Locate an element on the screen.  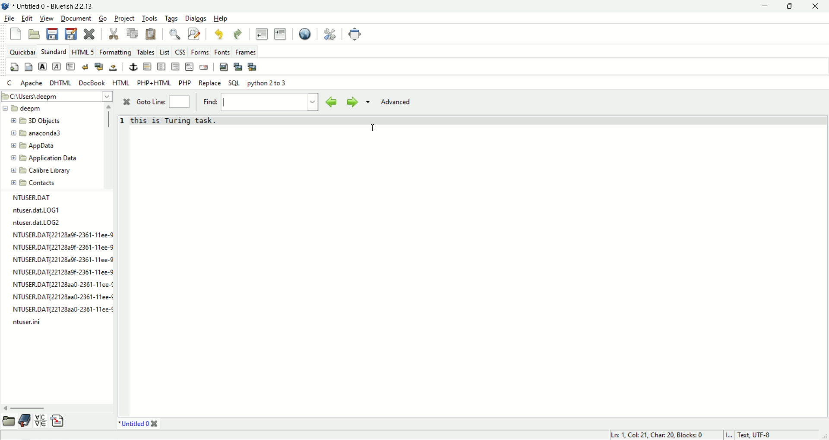
close is located at coordinates (90, 35).